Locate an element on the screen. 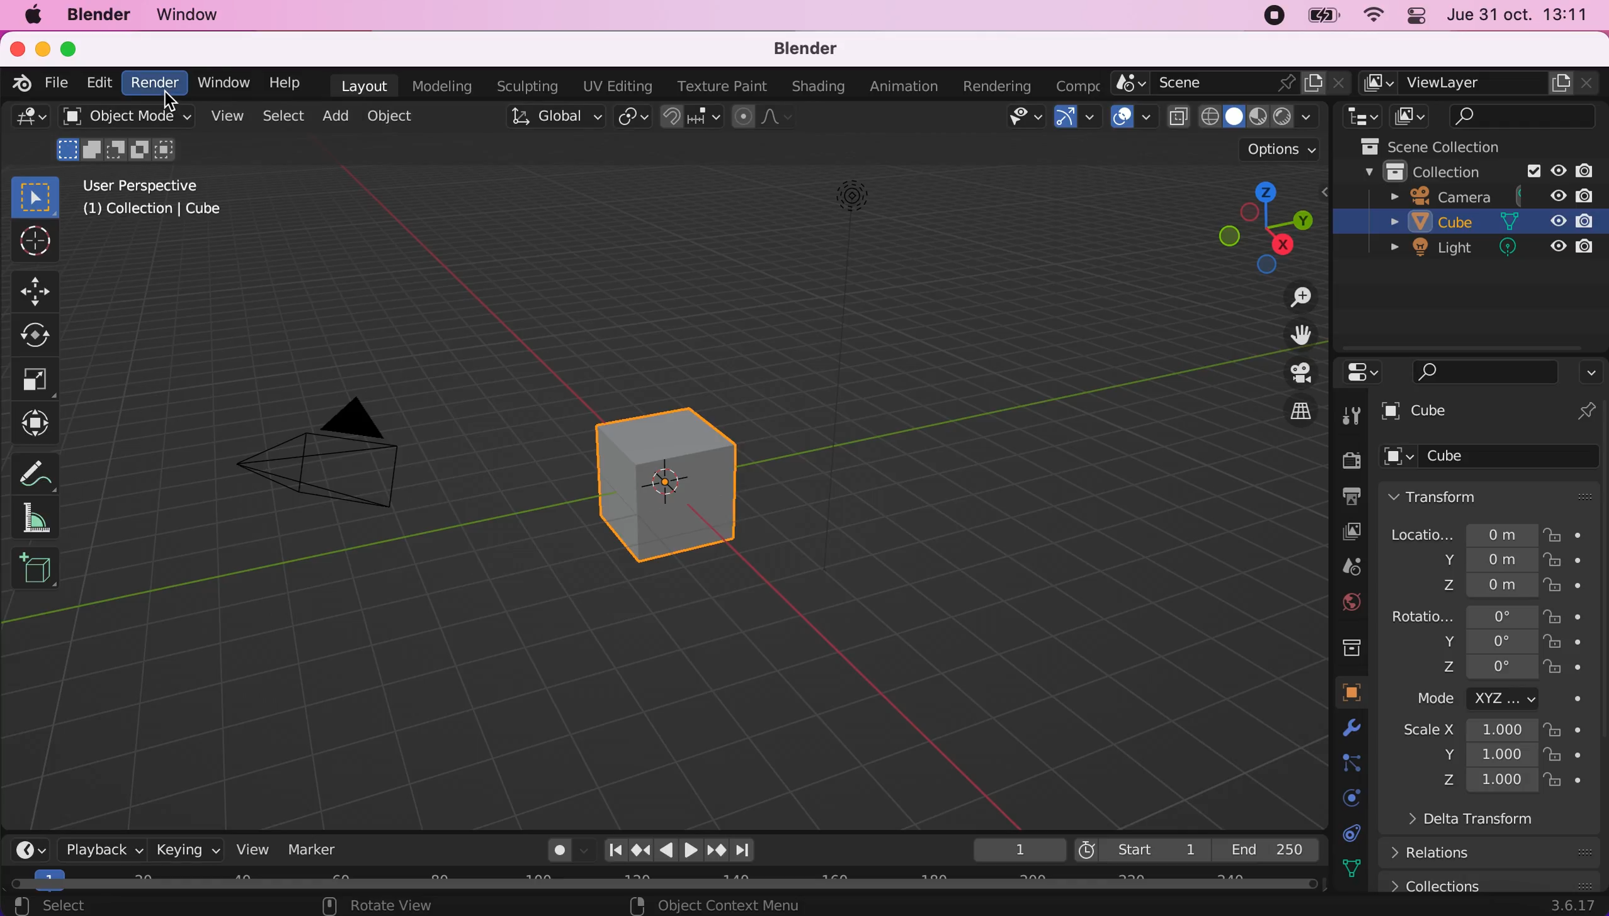 Image resolution: width=1609 pixels, height=916 pixels. edit is located at coordinates (99, 81).